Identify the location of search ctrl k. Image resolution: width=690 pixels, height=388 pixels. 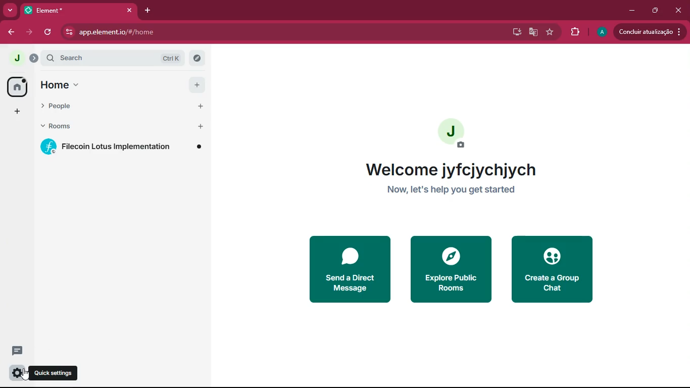
(119, 59).